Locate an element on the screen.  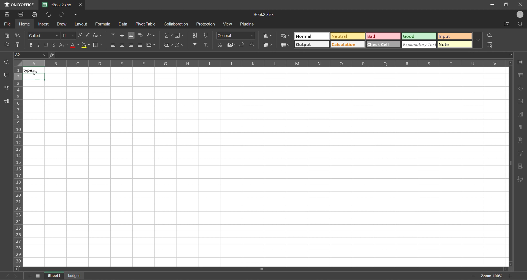
signature is located at coordinates (520, 179).